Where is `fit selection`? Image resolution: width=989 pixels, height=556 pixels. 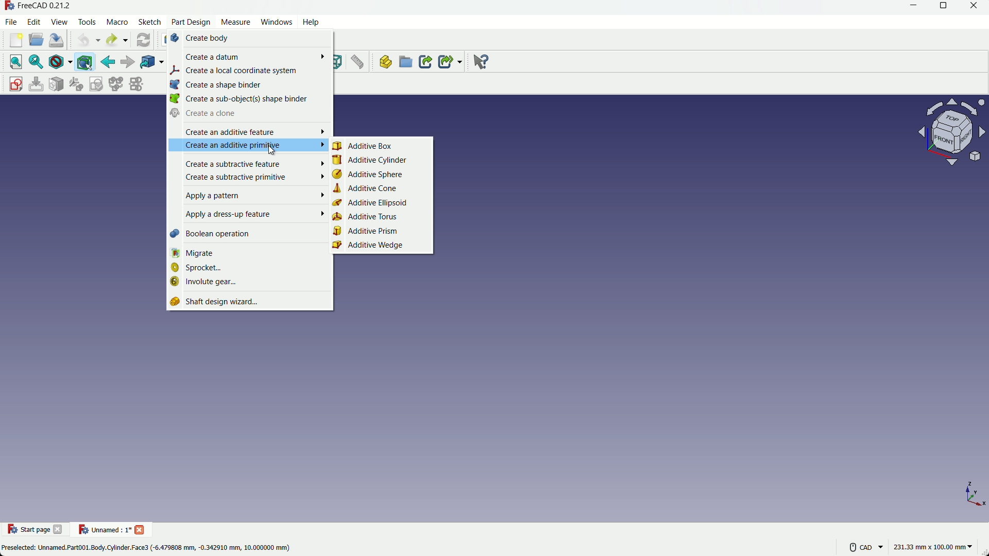 fit selection is located at coordinates (37, 63).